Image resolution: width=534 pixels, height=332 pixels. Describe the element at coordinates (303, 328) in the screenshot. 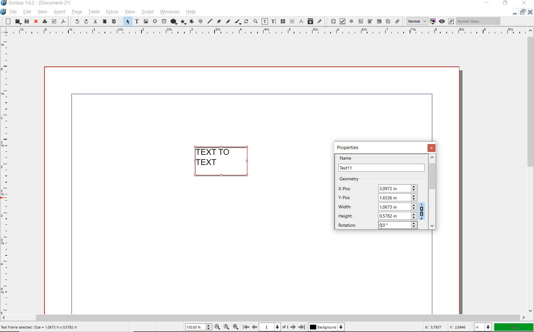

I see `move to last` at that location.